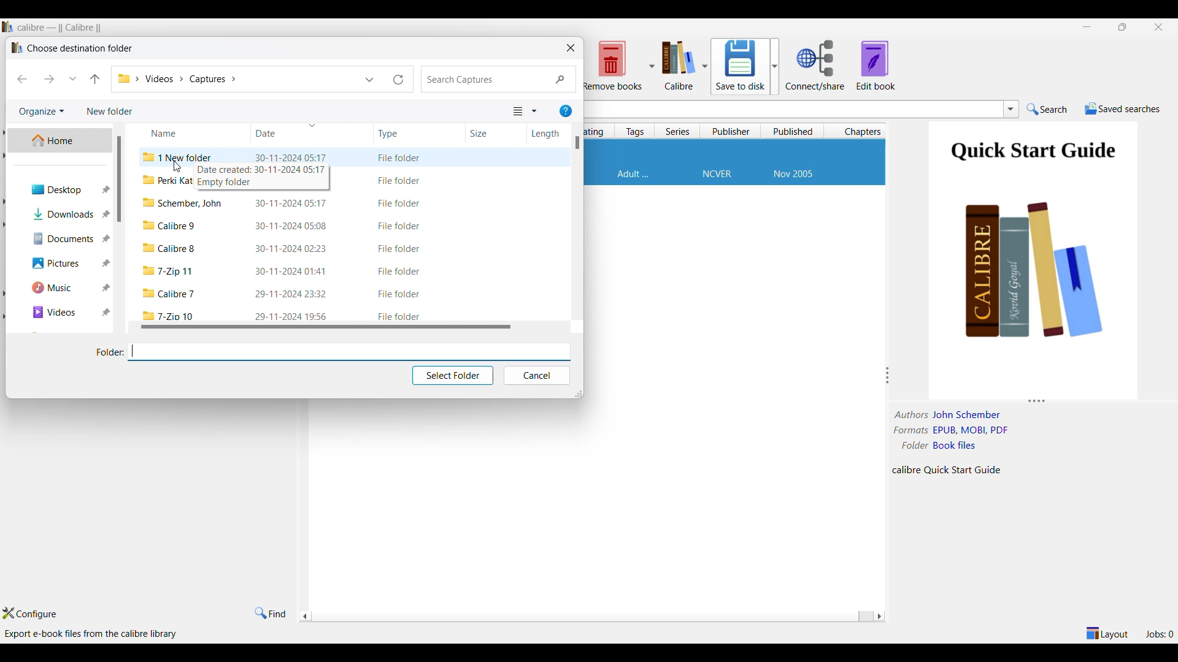 The image size is (1178, 662). I want to click on Desktop, so click(63, 189).